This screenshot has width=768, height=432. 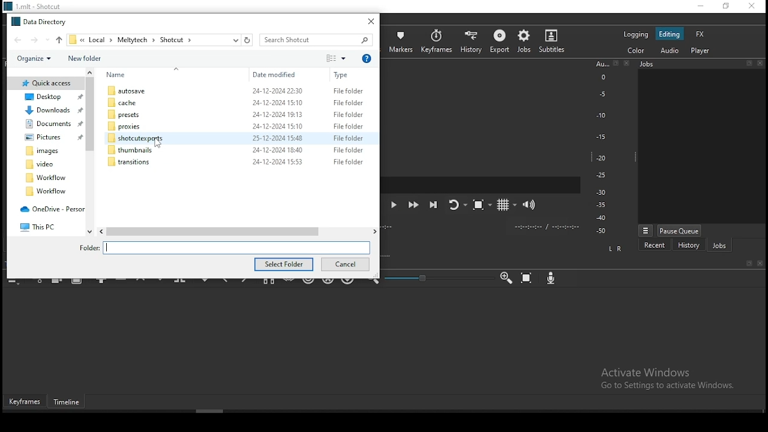 I want to click on file path, so click(x=133, y=40).